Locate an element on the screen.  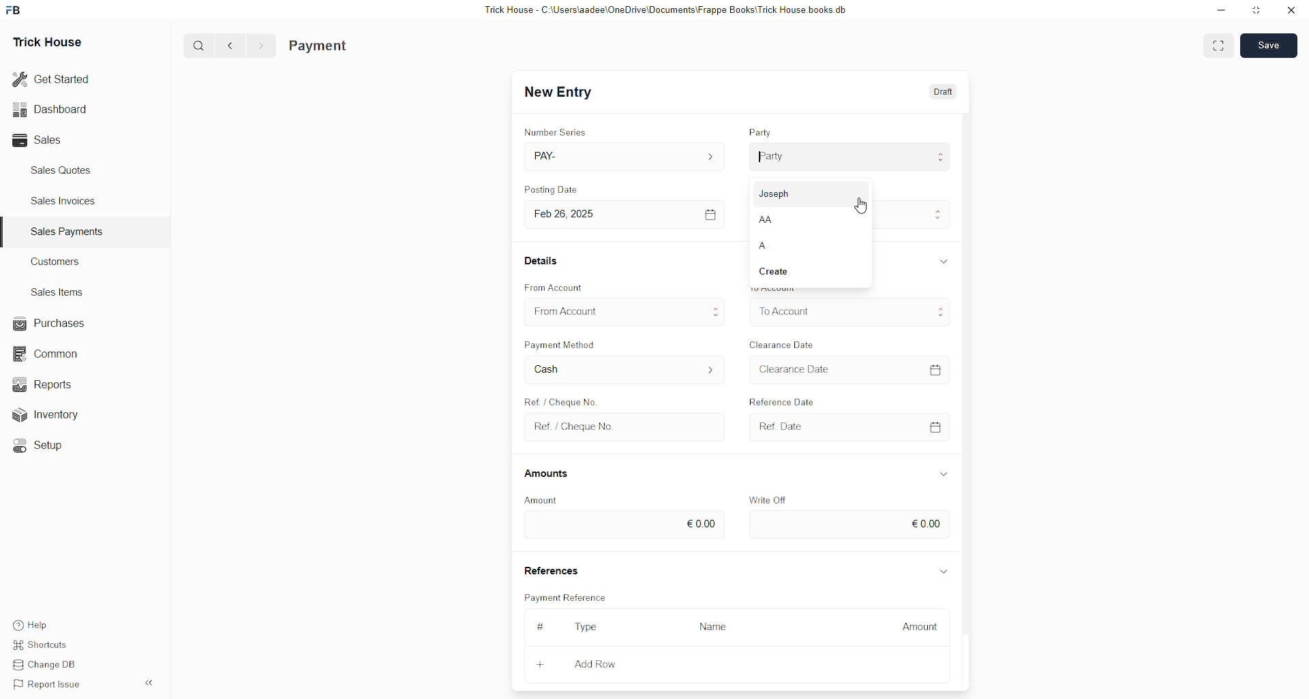
Amount is located at coordinates (542, 501).